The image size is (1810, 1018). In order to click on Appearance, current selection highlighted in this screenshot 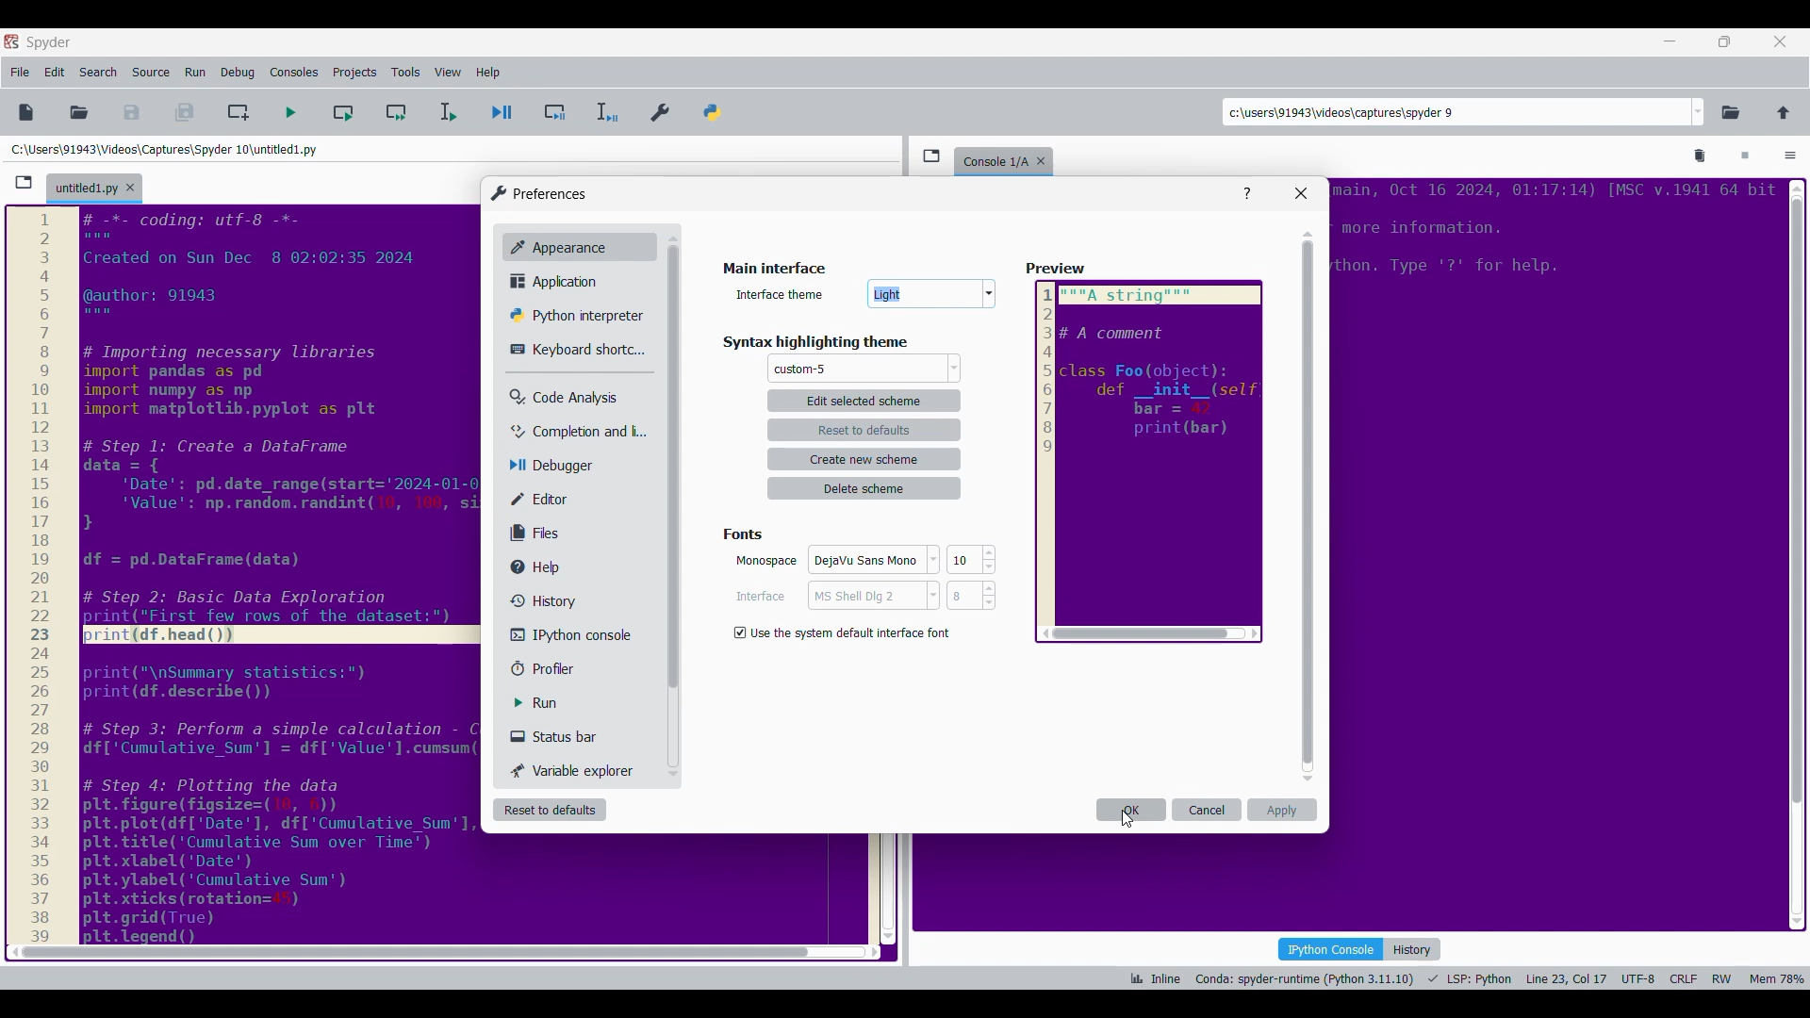, I will do `click(554, 245)`.